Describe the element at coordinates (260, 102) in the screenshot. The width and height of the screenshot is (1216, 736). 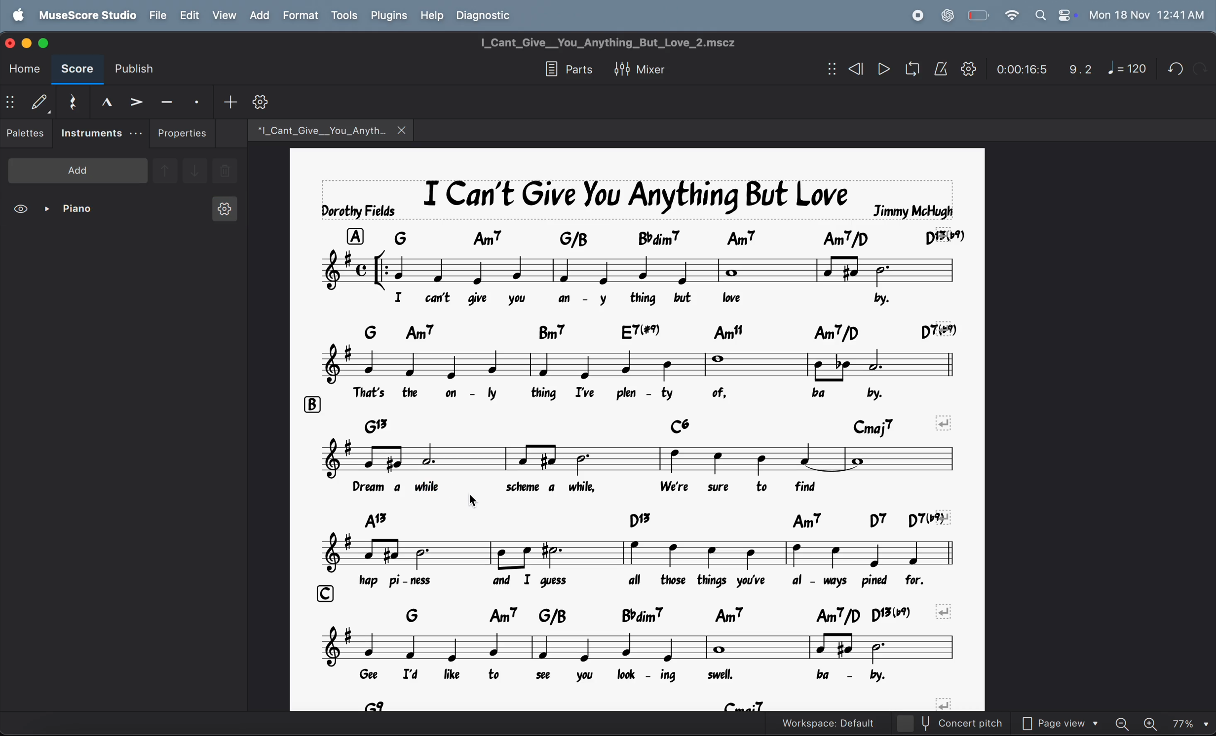
I see `customize toobar` at that location.